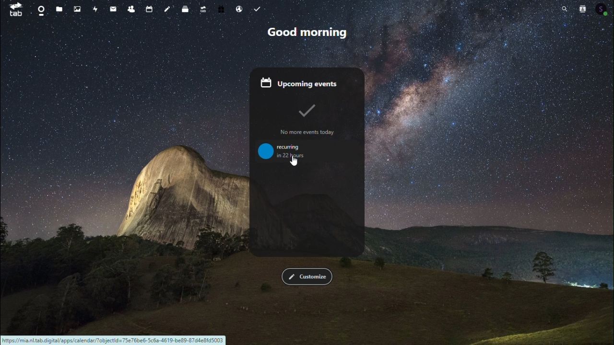 The width and height of the screenshot is (614, 345). Describe the element at coordinates (308, 84) in the screenshot. I see `Upcoming events` at that location.